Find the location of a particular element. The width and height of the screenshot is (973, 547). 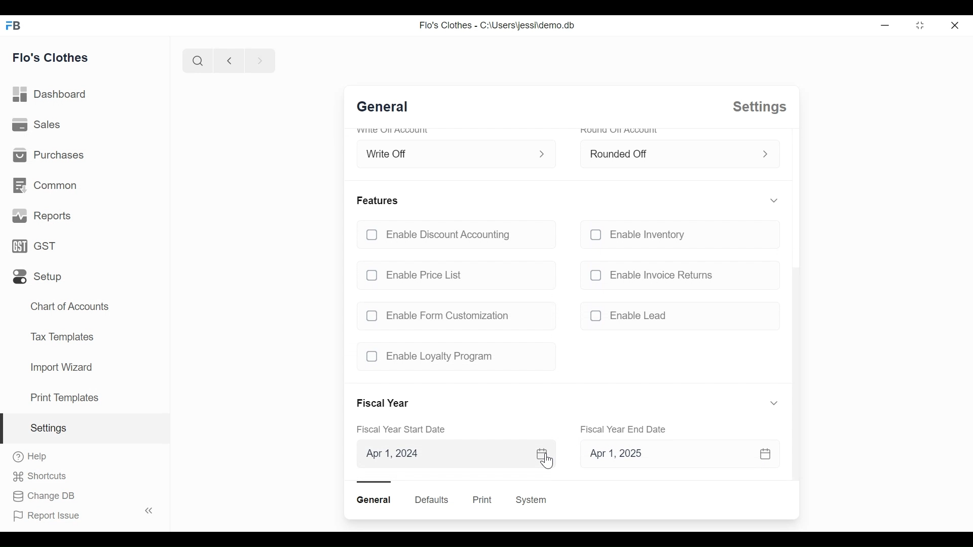

Defaults is located at coordinates (432, 499).